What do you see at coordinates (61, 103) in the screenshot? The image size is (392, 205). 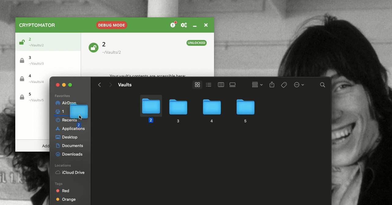 I see `Airdrop` at bounding box center [61, 103].